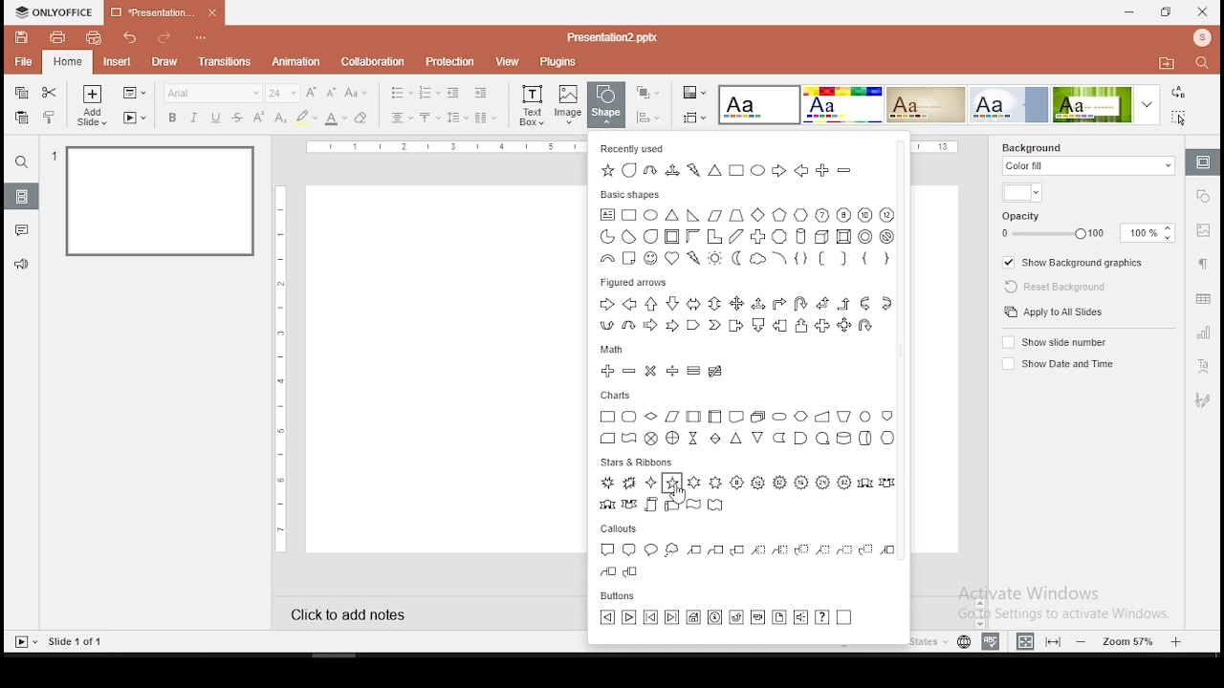 The width and height of the screenshot is (1224, 688). I want to click on zoom level, so click(1130, 640).